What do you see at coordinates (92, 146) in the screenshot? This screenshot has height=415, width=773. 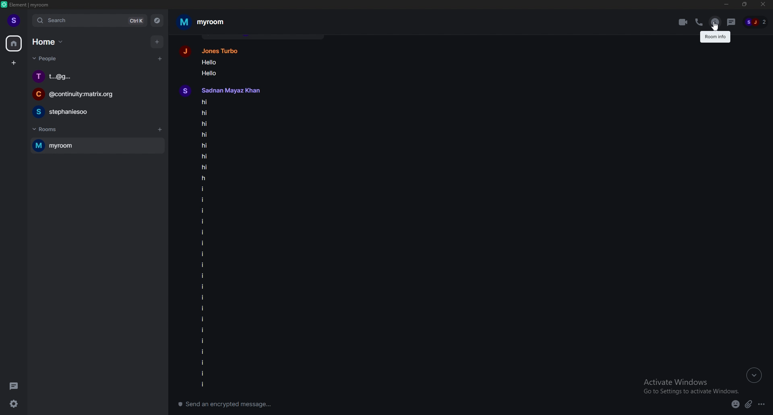 I see `room` at bounding box center [92, 146].